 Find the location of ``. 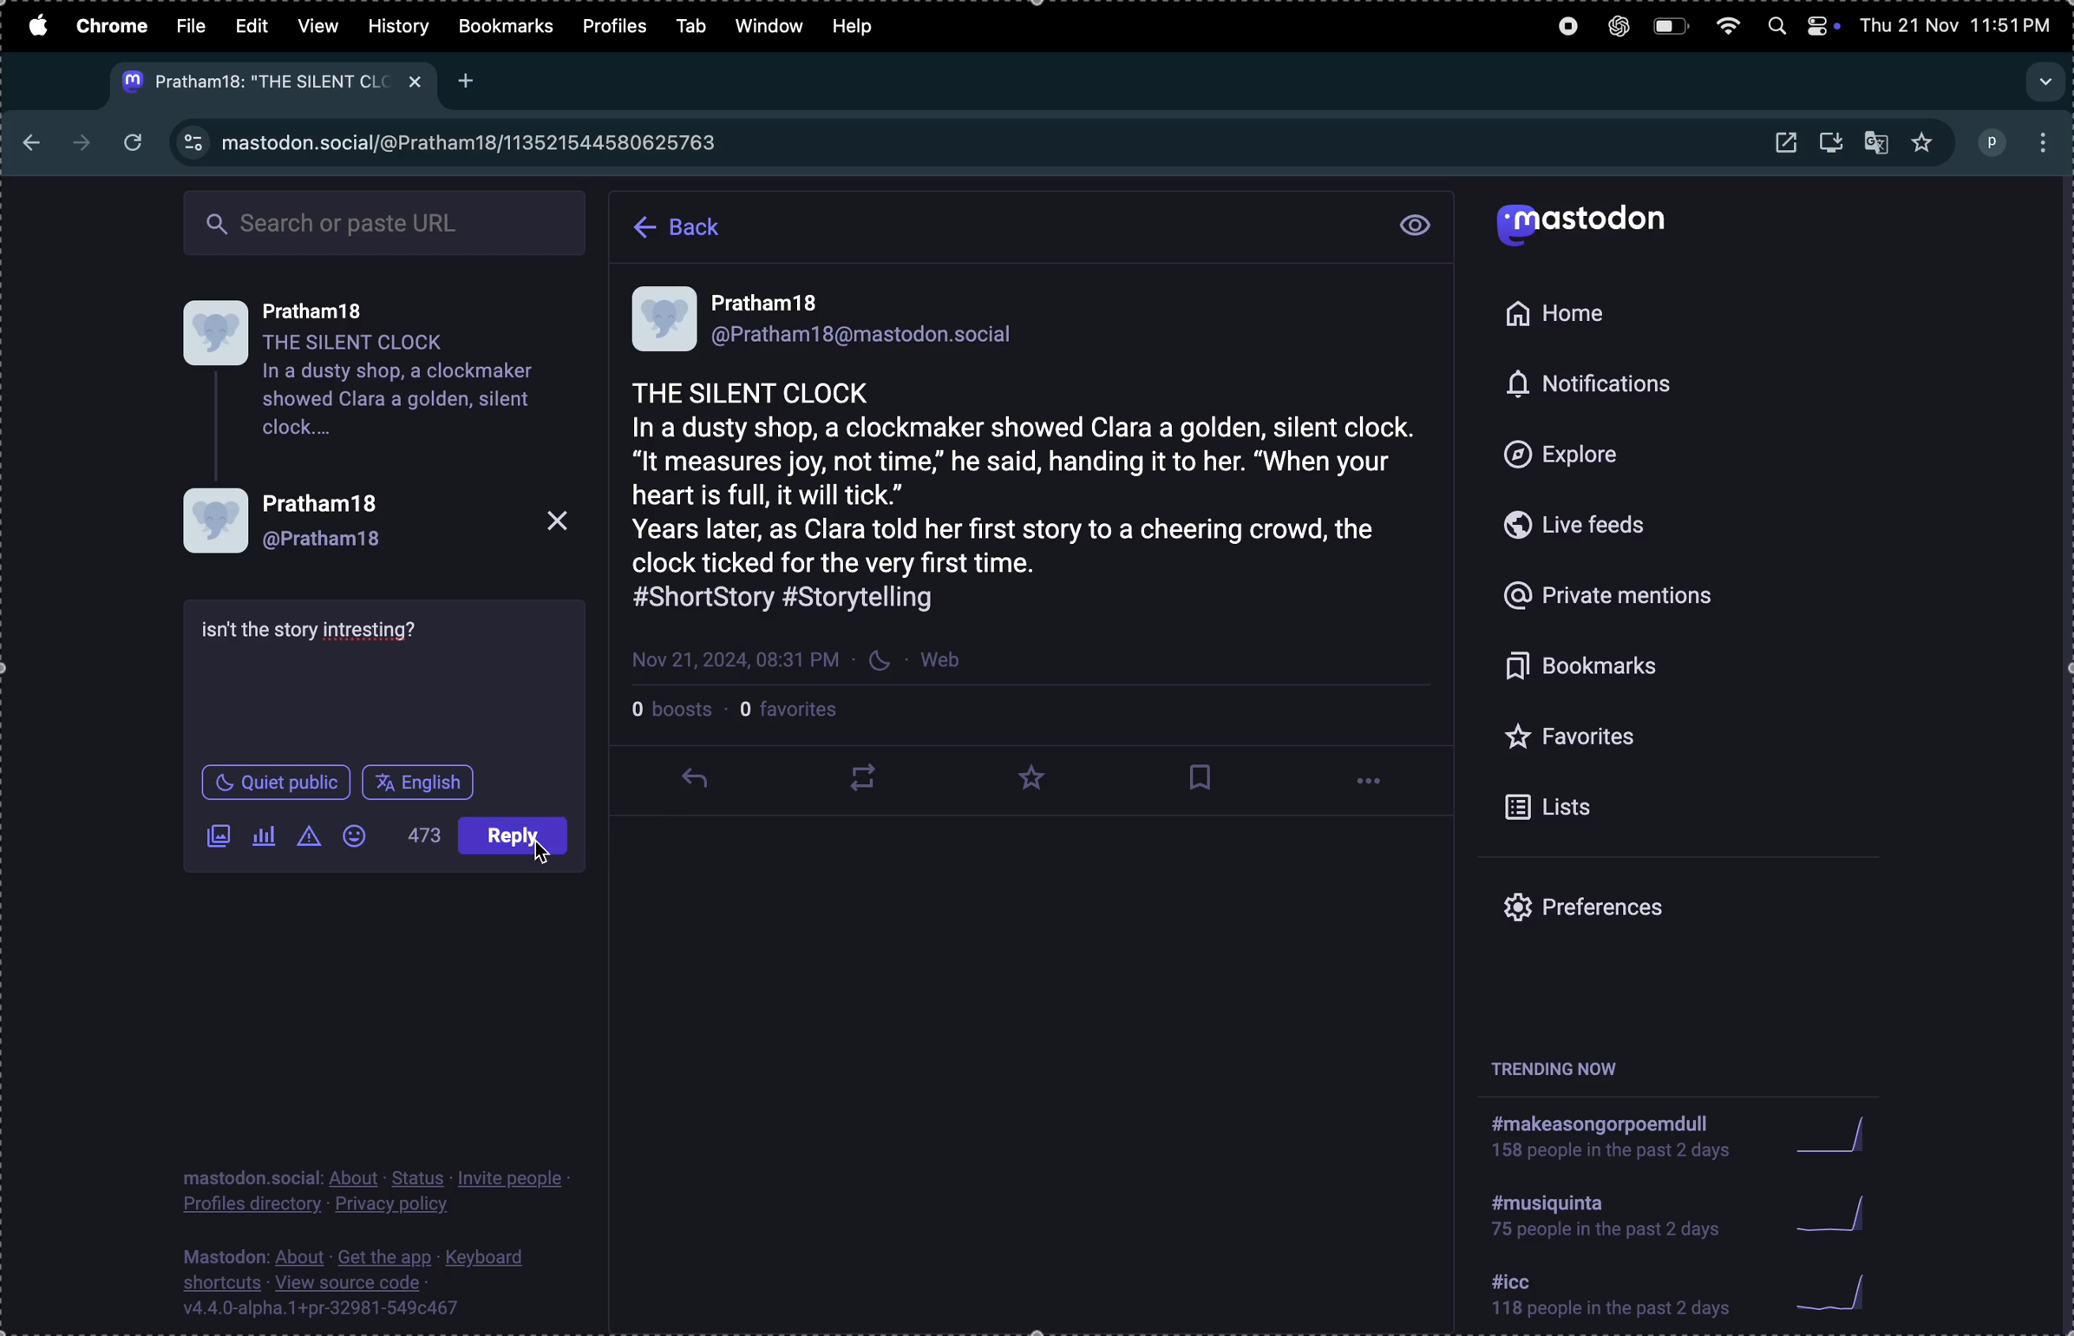

 is located at coordinates (697, 230).